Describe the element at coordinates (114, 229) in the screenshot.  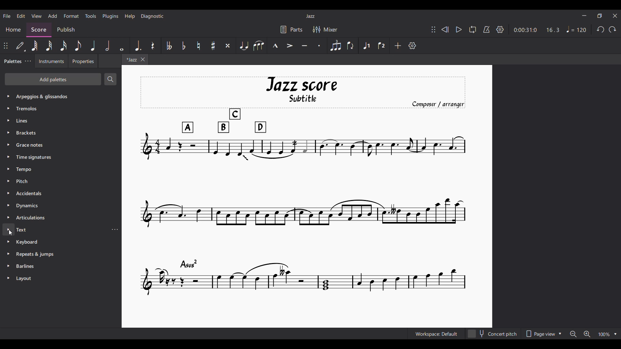
I see `Text settings` at that location.